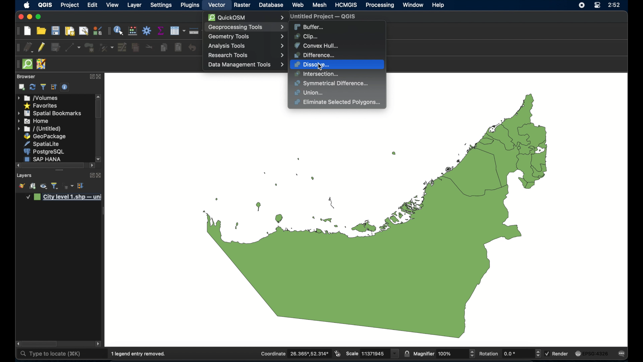 This screenshot has width=643, height=362. What do you see at coordinates (55, 186) in the screenshot?
I see `filter legend` at bounding box center [55, 186].